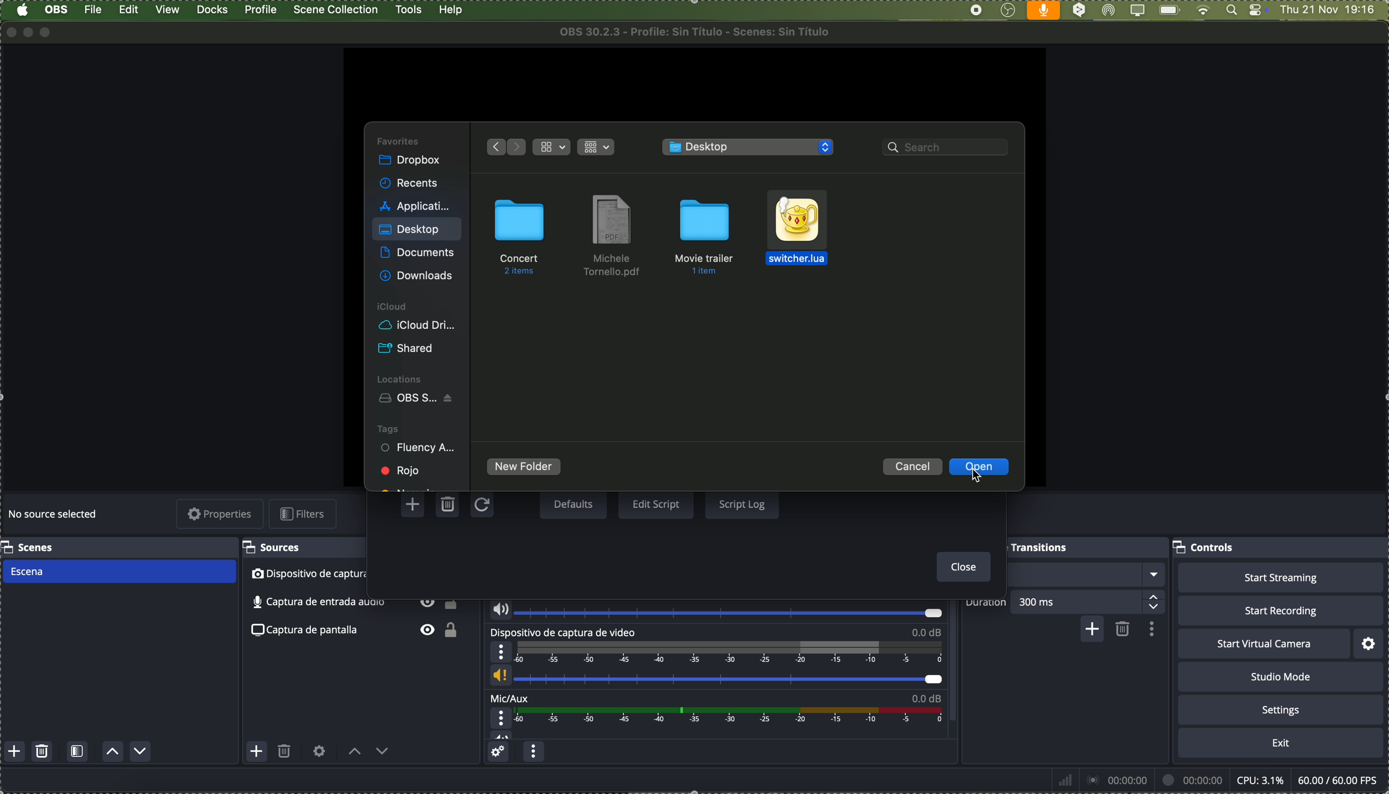 The height and width of the screenshot is (794, 1389). Describe the element at coordinates (1258, 11) in the screenshot. I see `controls` at that location.